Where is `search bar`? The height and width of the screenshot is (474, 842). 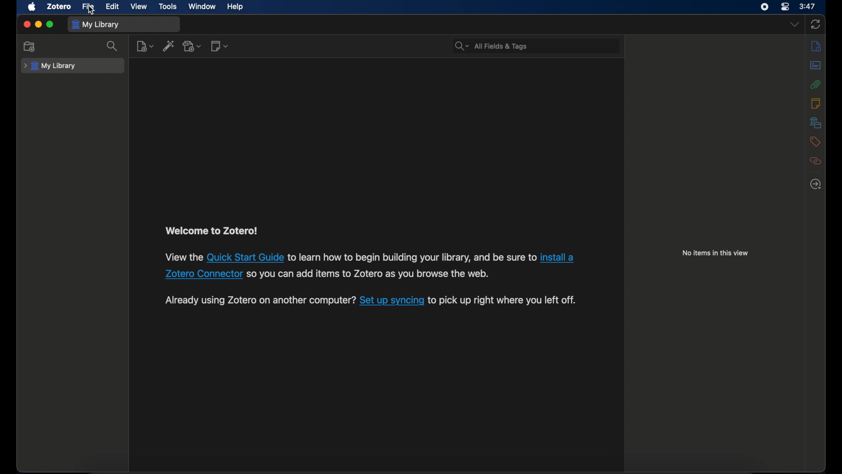 search bar is located at coordinates (491, 47).